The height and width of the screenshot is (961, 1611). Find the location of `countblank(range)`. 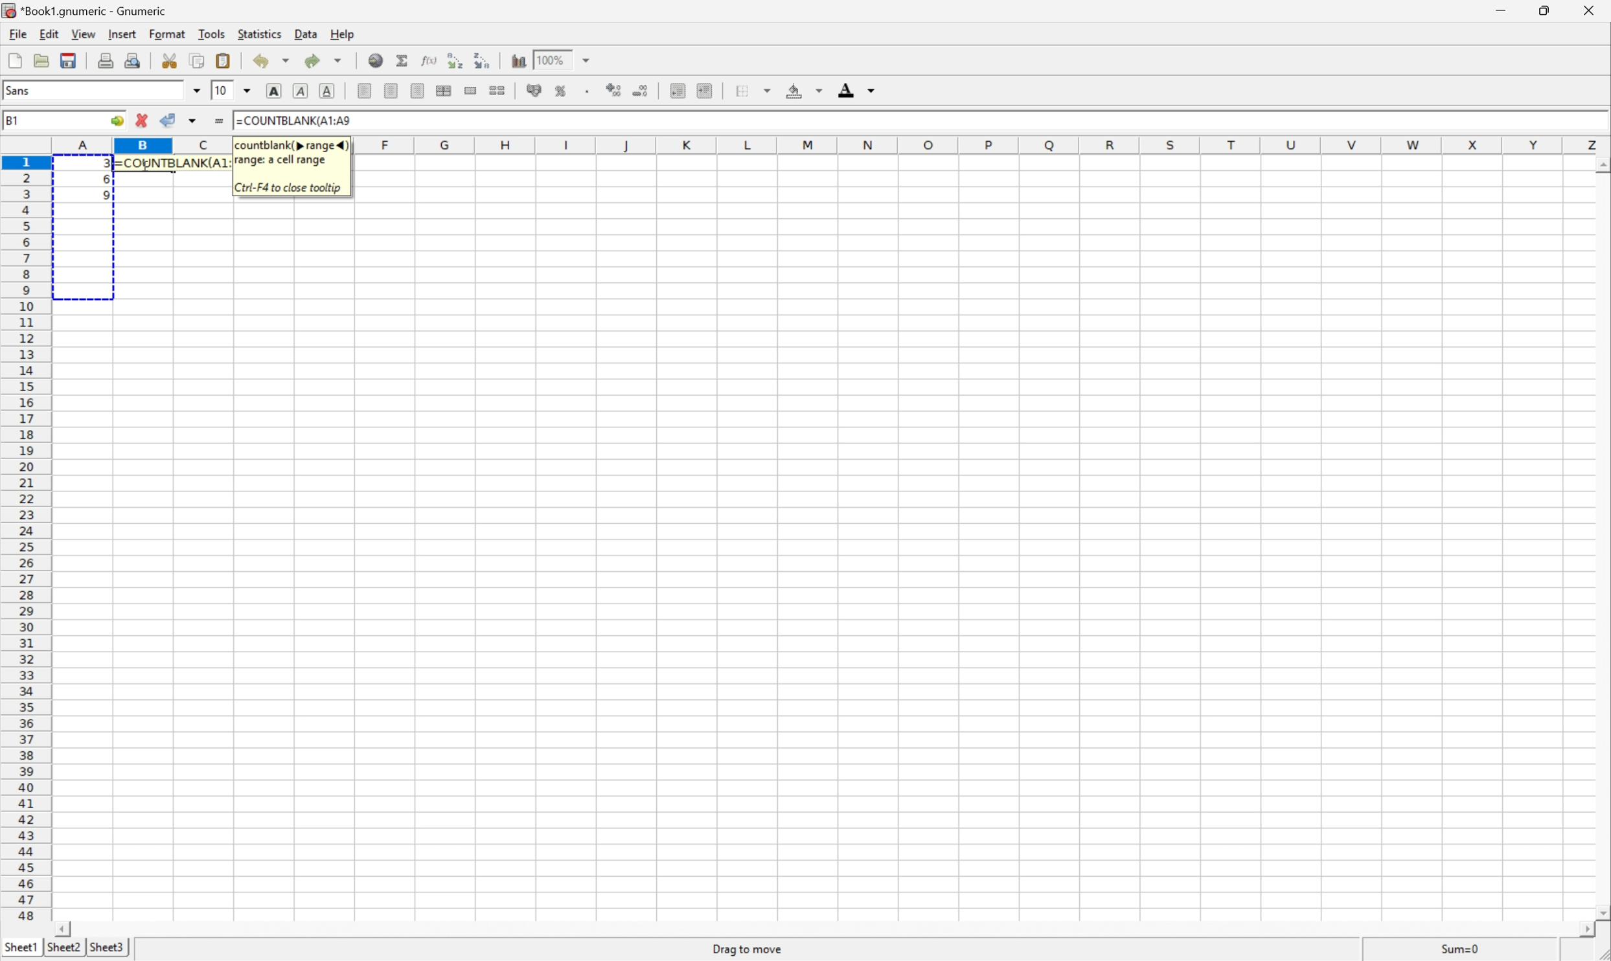

countblank(range) is located at coordinates (292, 144).